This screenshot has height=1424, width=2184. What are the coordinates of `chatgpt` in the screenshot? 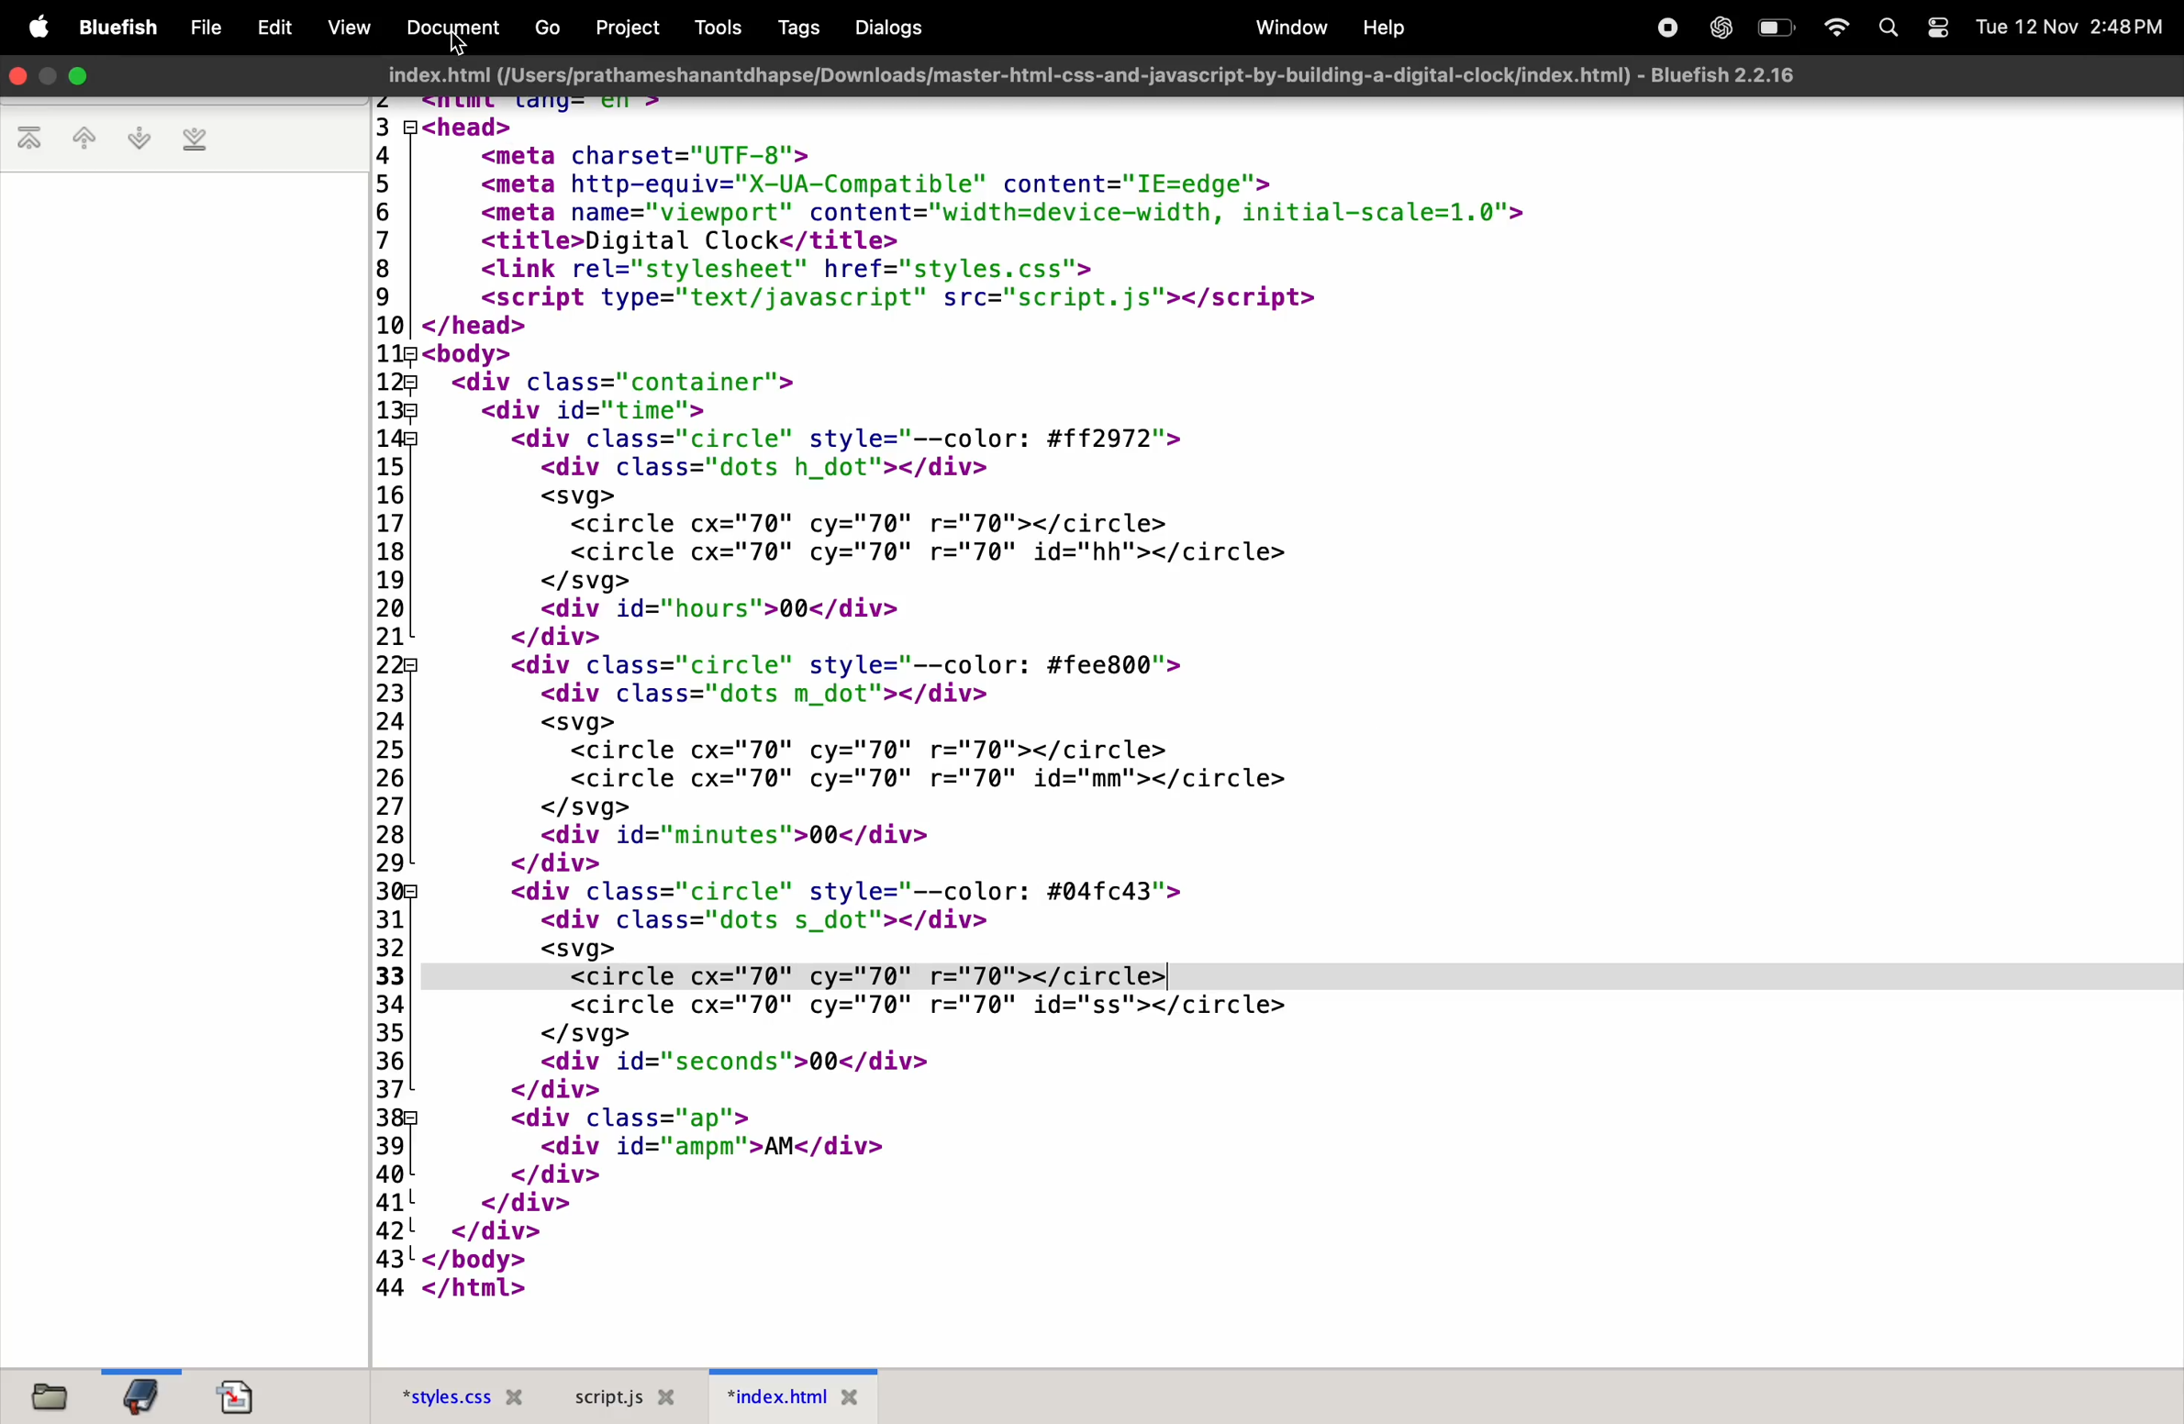 It's located at (1718, 28).